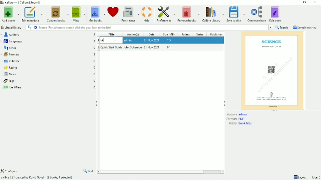  What do you see at coordinates (111, 47) in the screenshot?
I see `Quick Start Guide` at bounding box center [111, 47].